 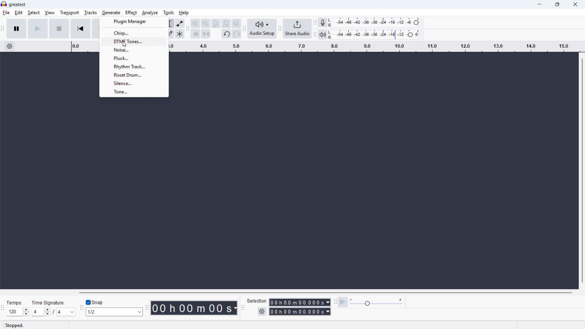 What do you see at coordinates (206, 23) in the screenshot?
I see `zoom out` at bounding box center [206, 23].